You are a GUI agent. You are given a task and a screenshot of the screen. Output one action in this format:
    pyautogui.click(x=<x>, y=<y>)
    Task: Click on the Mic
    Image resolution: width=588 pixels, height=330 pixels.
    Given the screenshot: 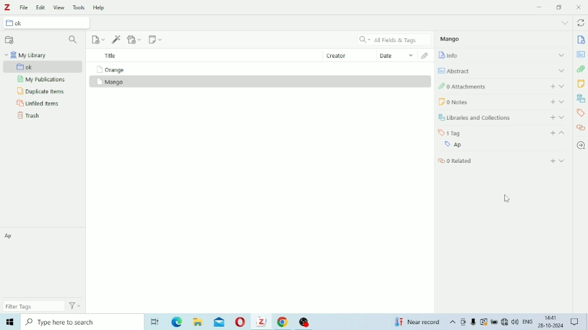 What is the action you would take?
    pyautogui.click(x=473, y=321)
    